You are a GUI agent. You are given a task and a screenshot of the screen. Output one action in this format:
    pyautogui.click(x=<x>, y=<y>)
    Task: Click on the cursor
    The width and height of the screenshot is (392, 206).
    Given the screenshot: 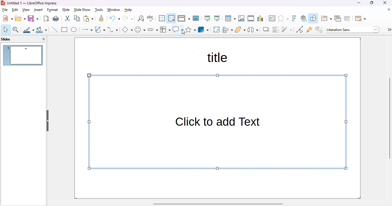 What is the action you would take?
    pyautogui.click(x=184, y=32)
    